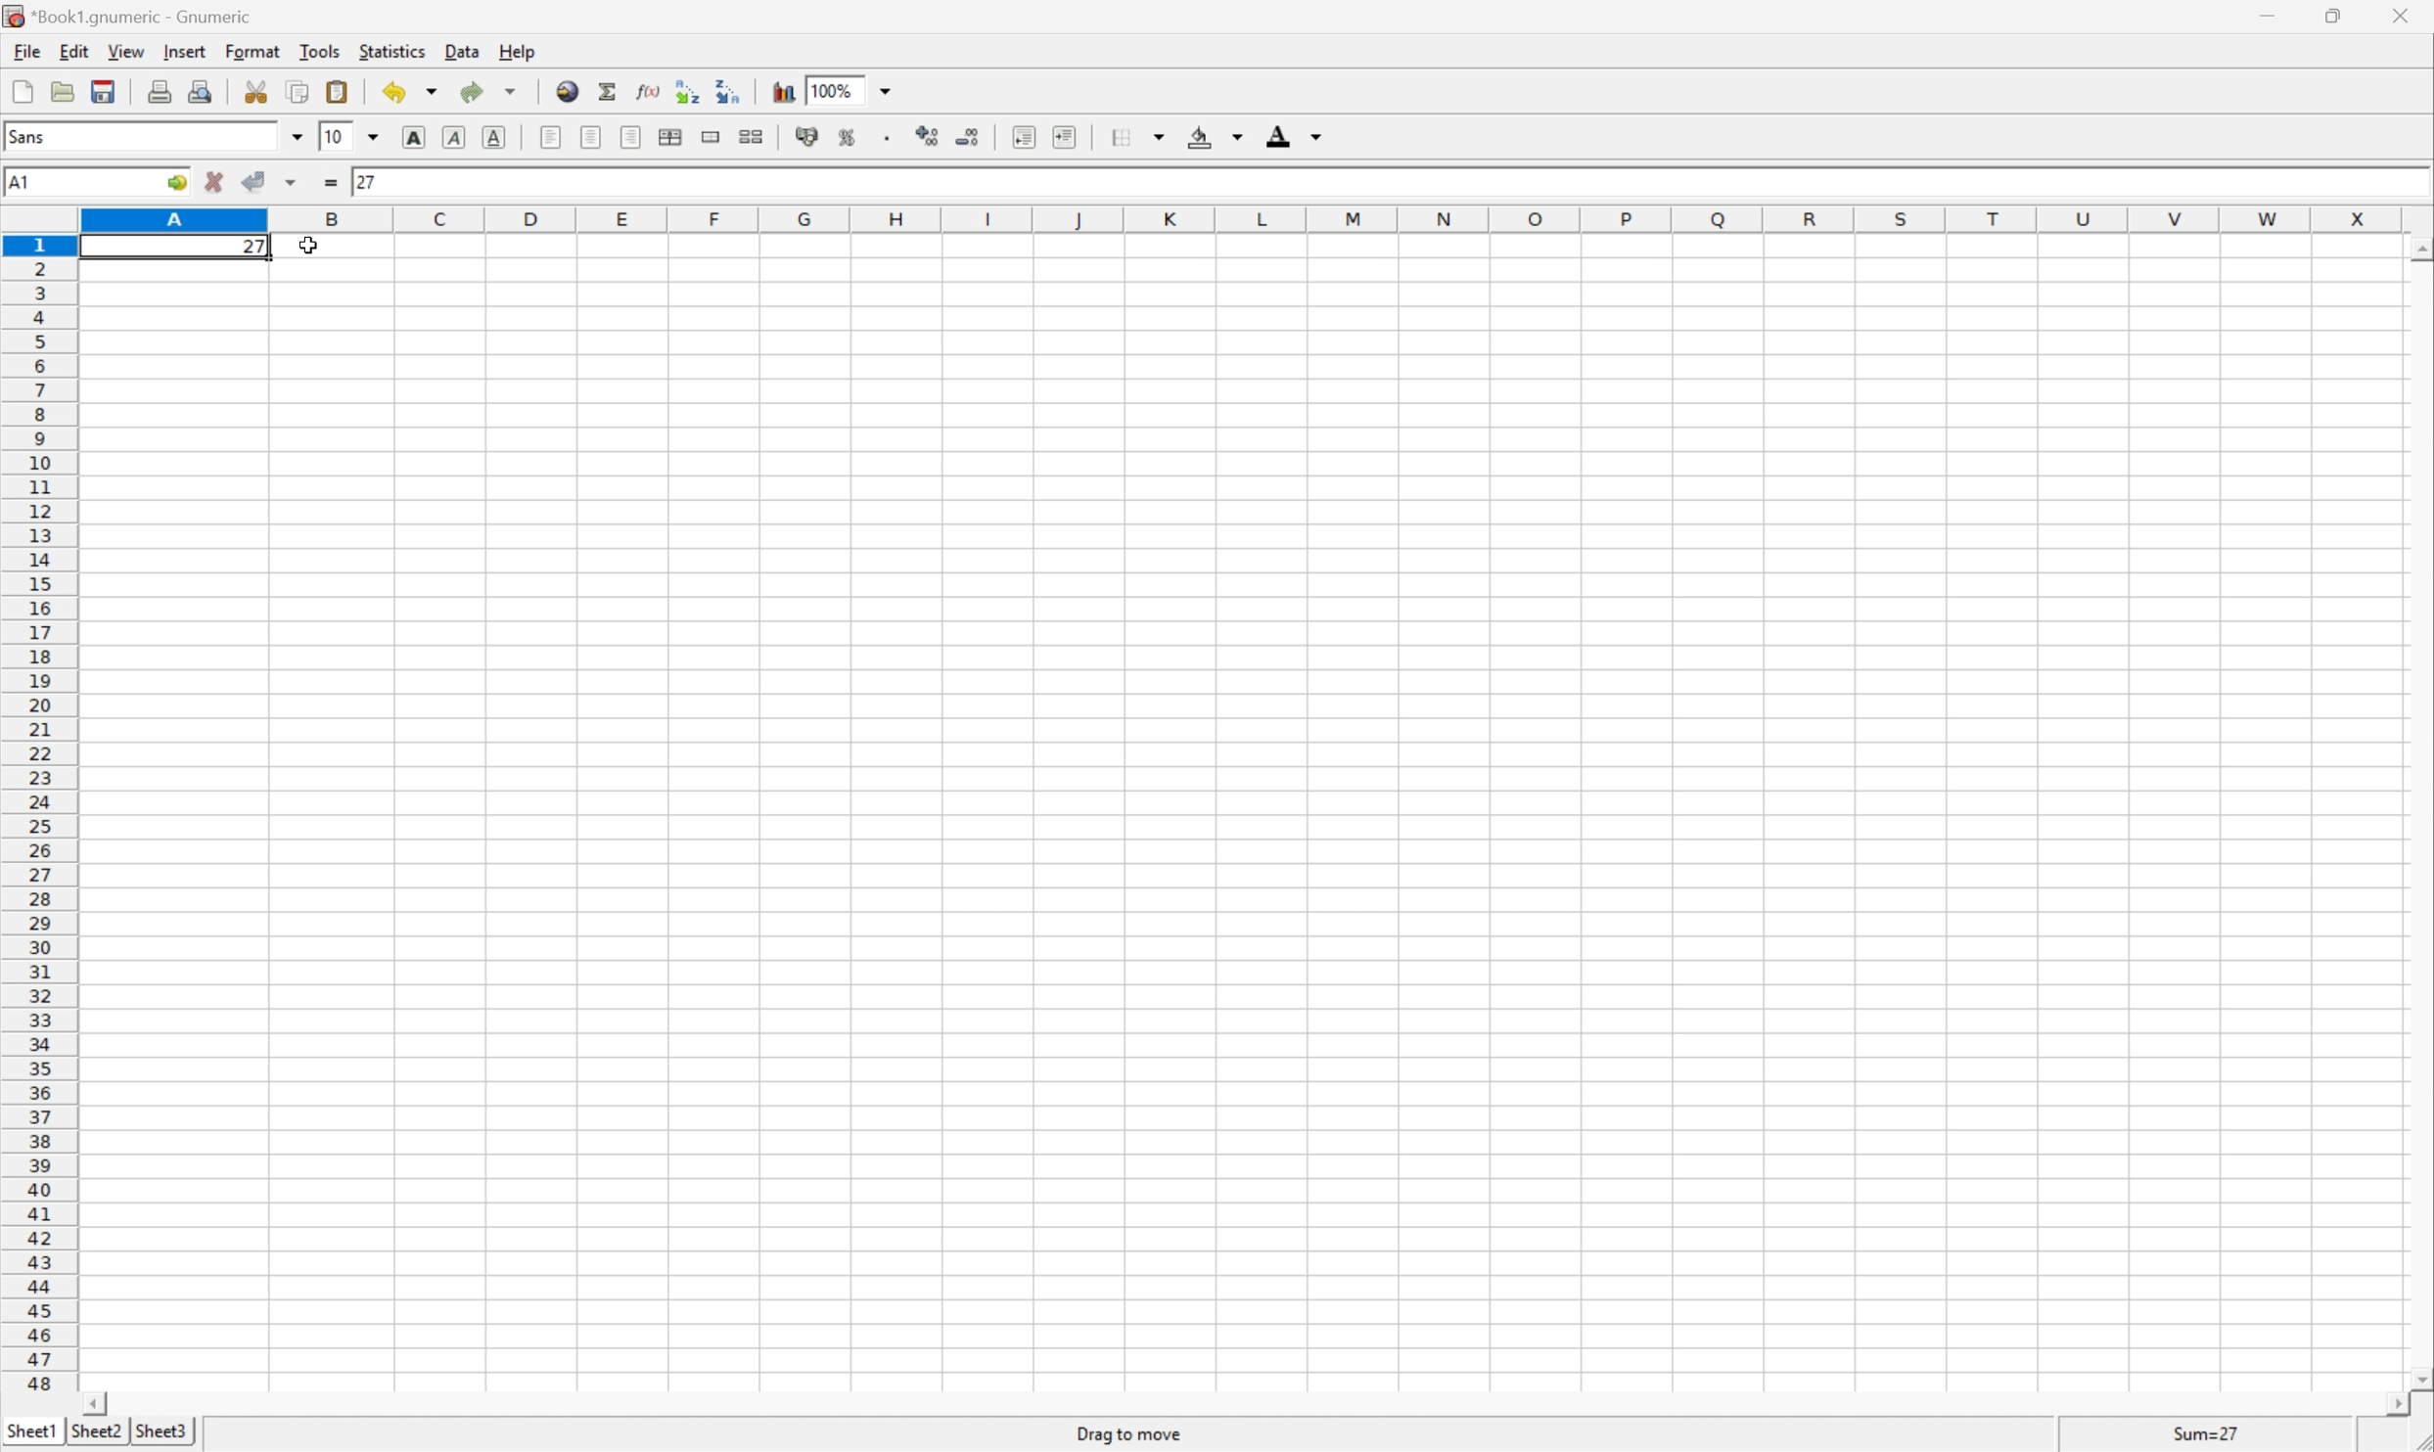 This screenshot has height=1452, width=2434. What do you see at coordinates (737, 91) in the screenshot?
I see `Sort the selected region in descending order based on the first column selected` at bounding box center [737, 91].